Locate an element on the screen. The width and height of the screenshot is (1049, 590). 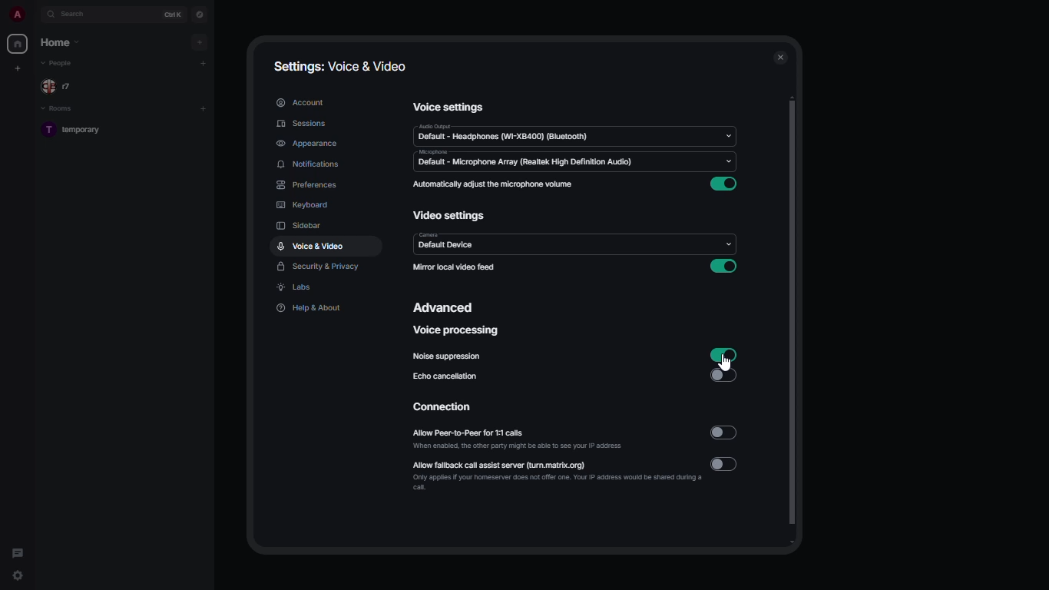
enabled is located at coordinates (723, 184).